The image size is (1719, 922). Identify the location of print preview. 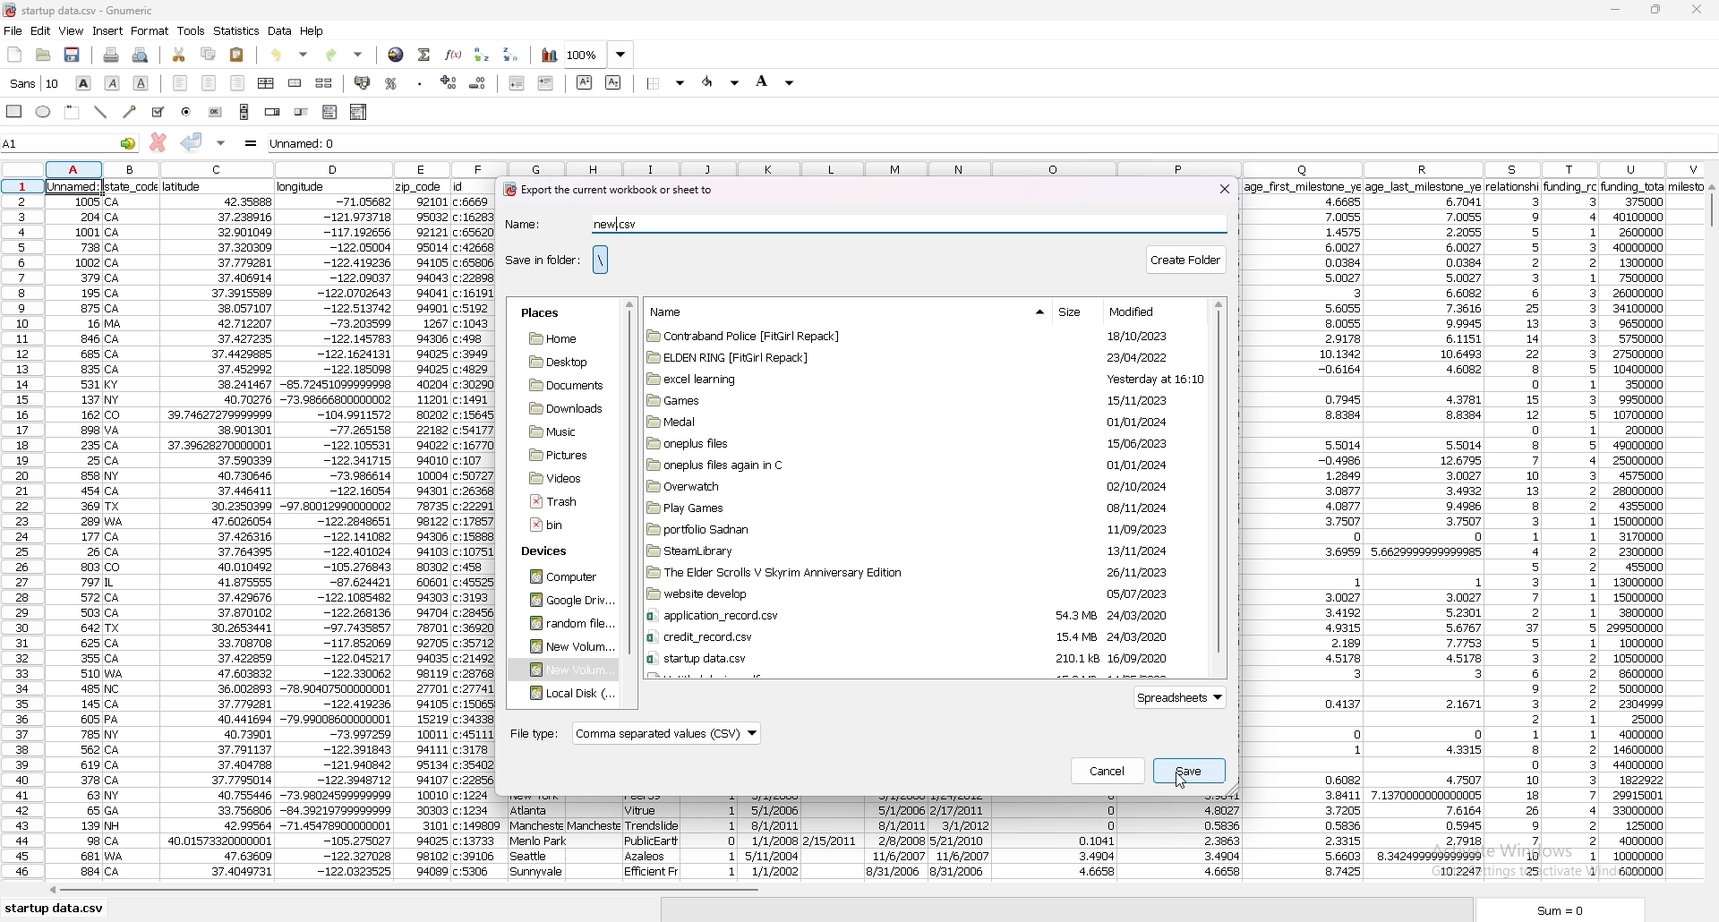
(141, 55).